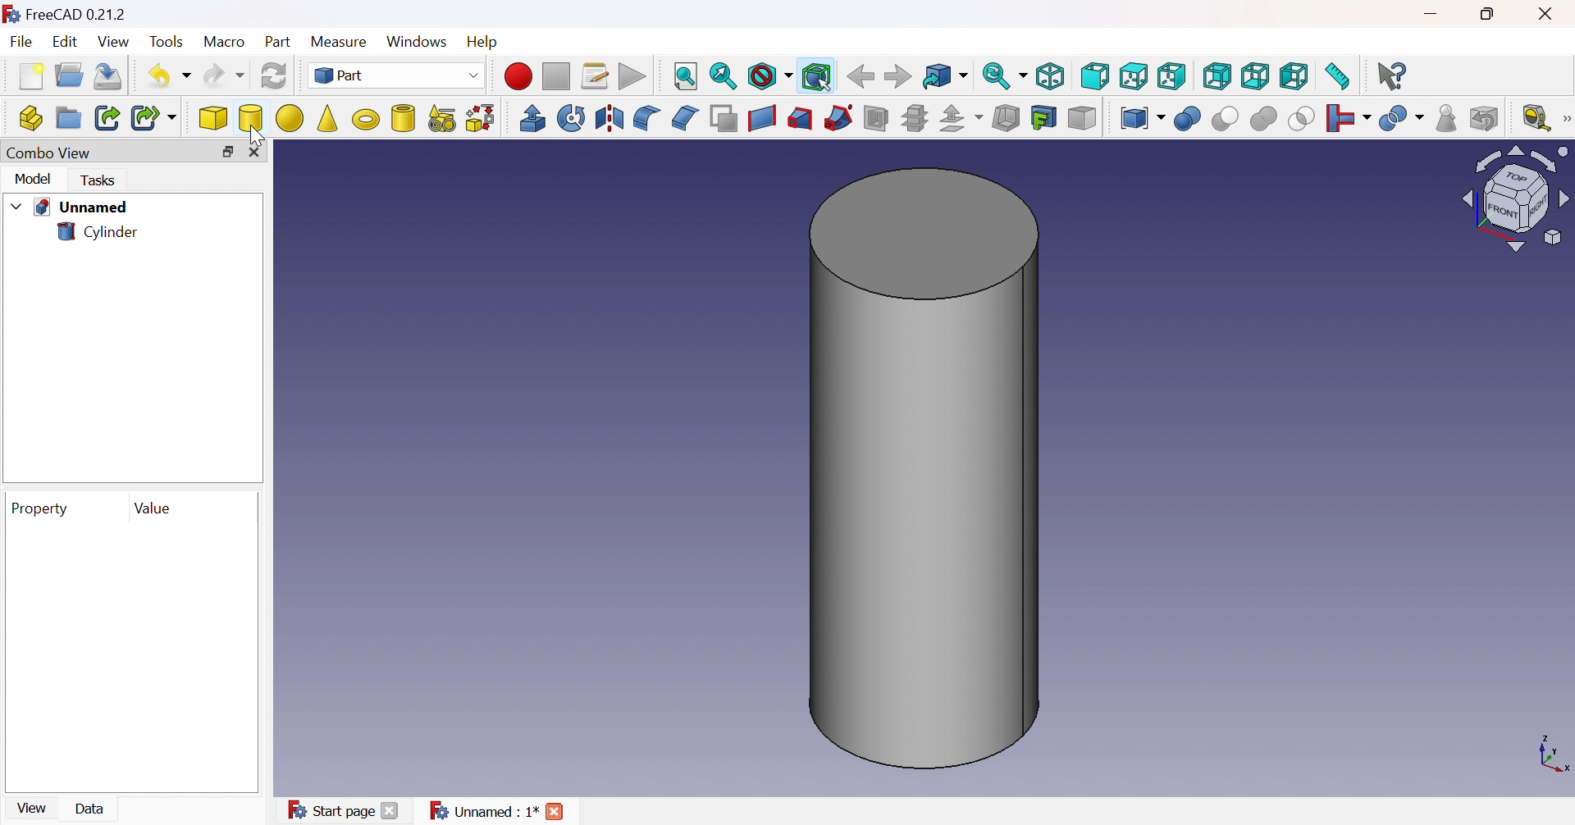 The image size is (1575, 825). I want to click on Part, so click(279, 43).